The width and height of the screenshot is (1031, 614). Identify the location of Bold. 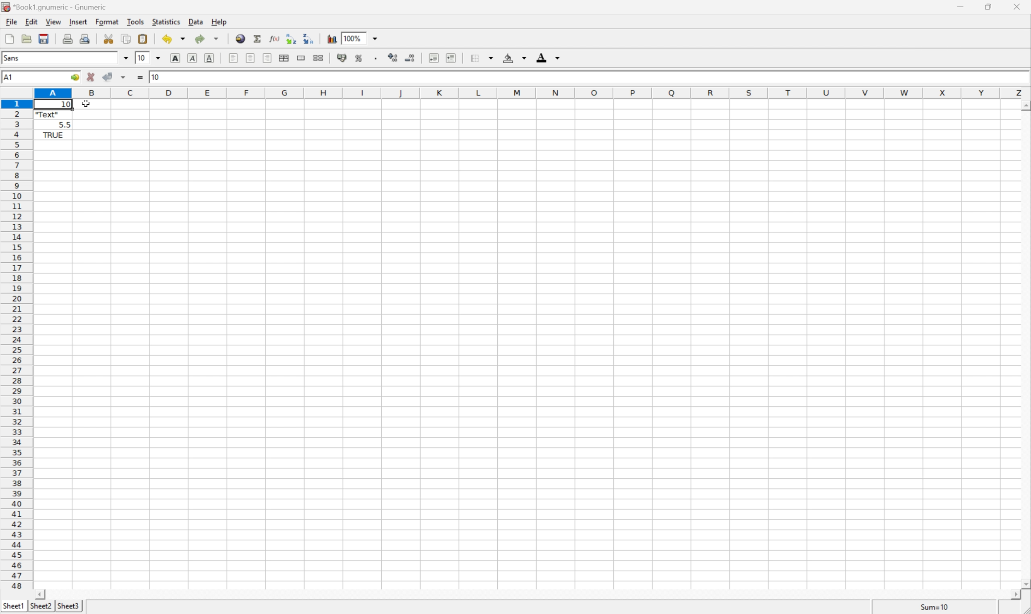
(176, 58).